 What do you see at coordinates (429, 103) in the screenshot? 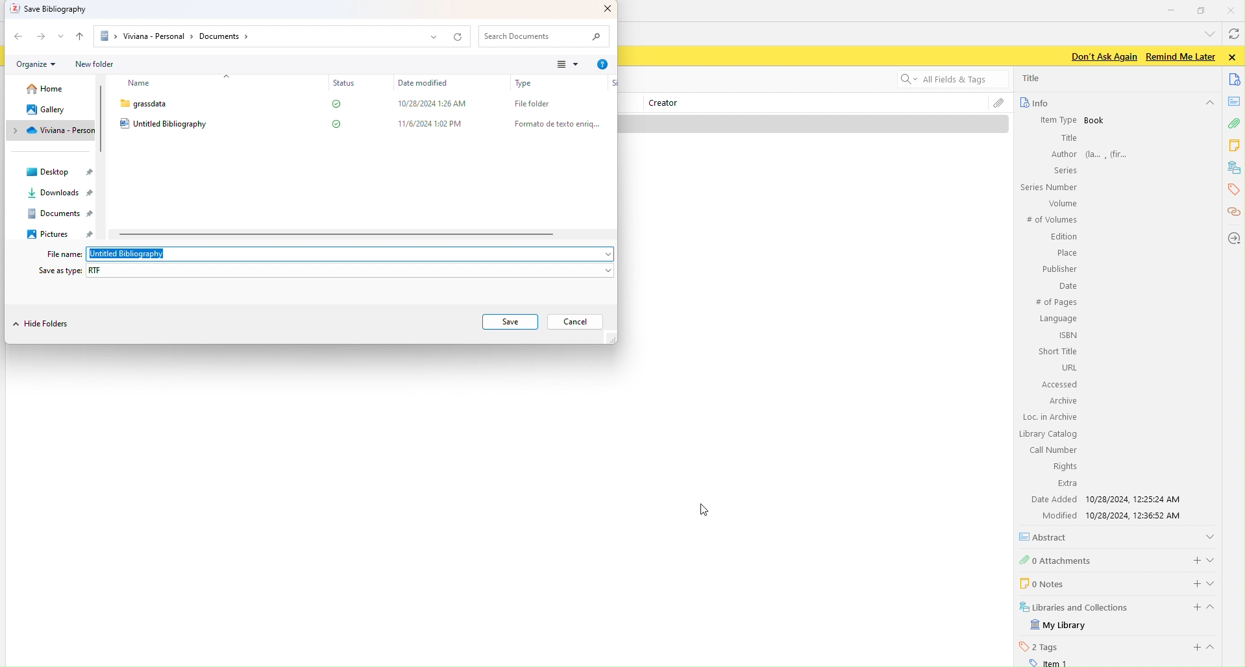
I see `10/28/2024 1:26 AM` at bounding box center [429, 103].